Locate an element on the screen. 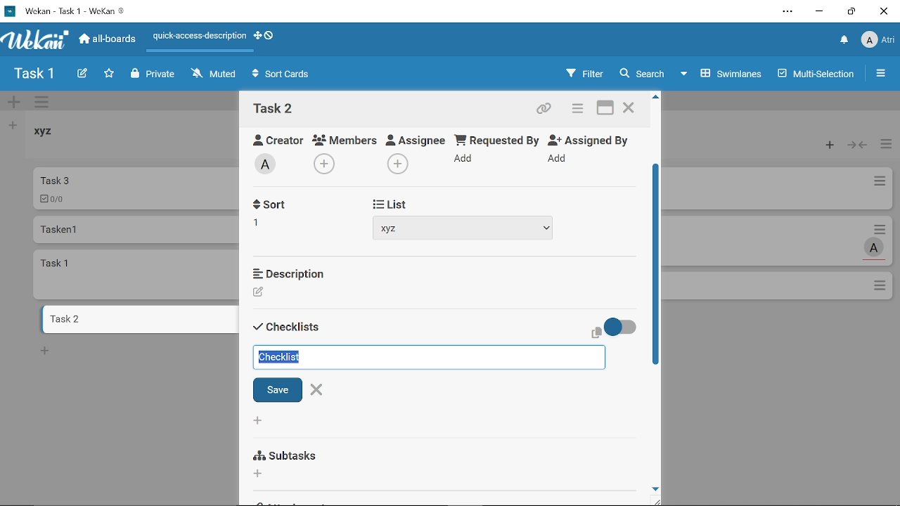  Assigned By is located at coordinates (593, 139).